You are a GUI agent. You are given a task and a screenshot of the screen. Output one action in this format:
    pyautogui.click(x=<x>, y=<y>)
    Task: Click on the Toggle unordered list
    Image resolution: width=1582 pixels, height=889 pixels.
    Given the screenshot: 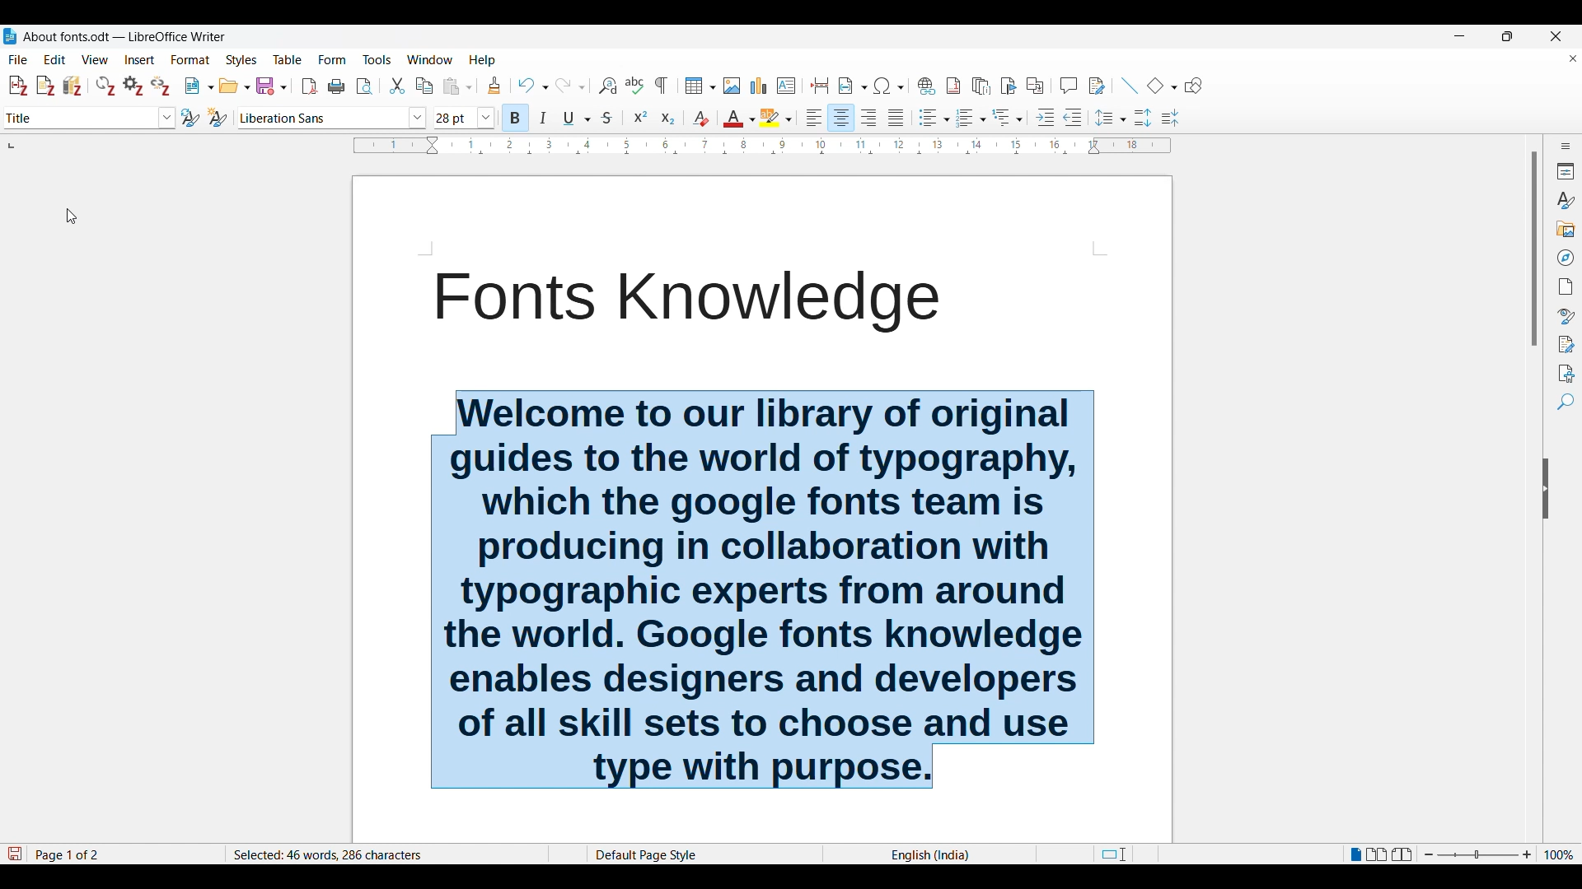 What is the action you would take?
    pyautogui.click(x=934, y=118)
    